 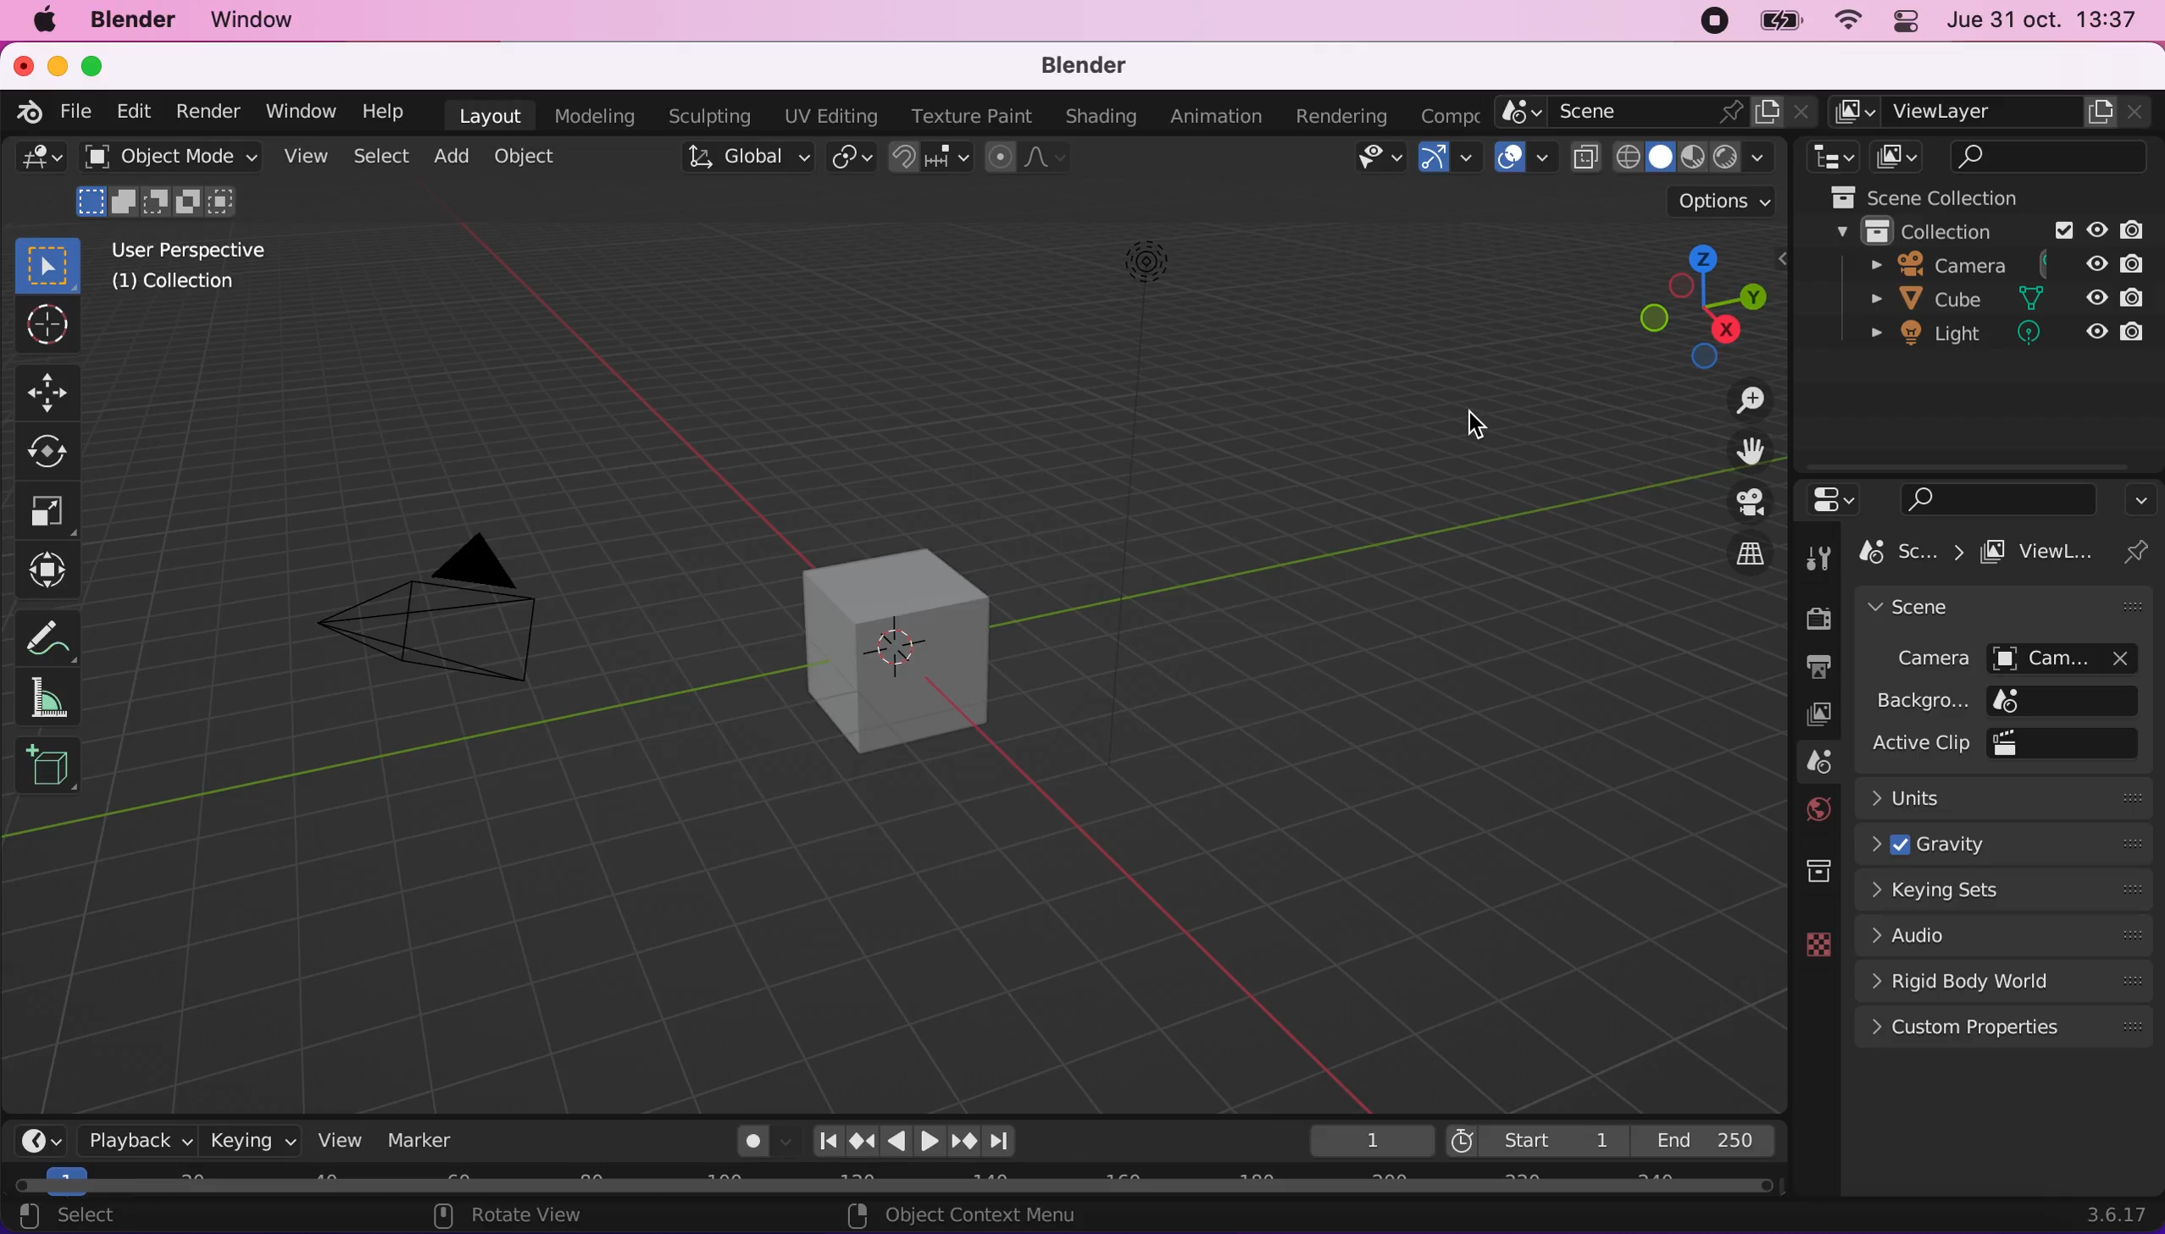 I want to click on scene collection, so click(x=1985, y=196).